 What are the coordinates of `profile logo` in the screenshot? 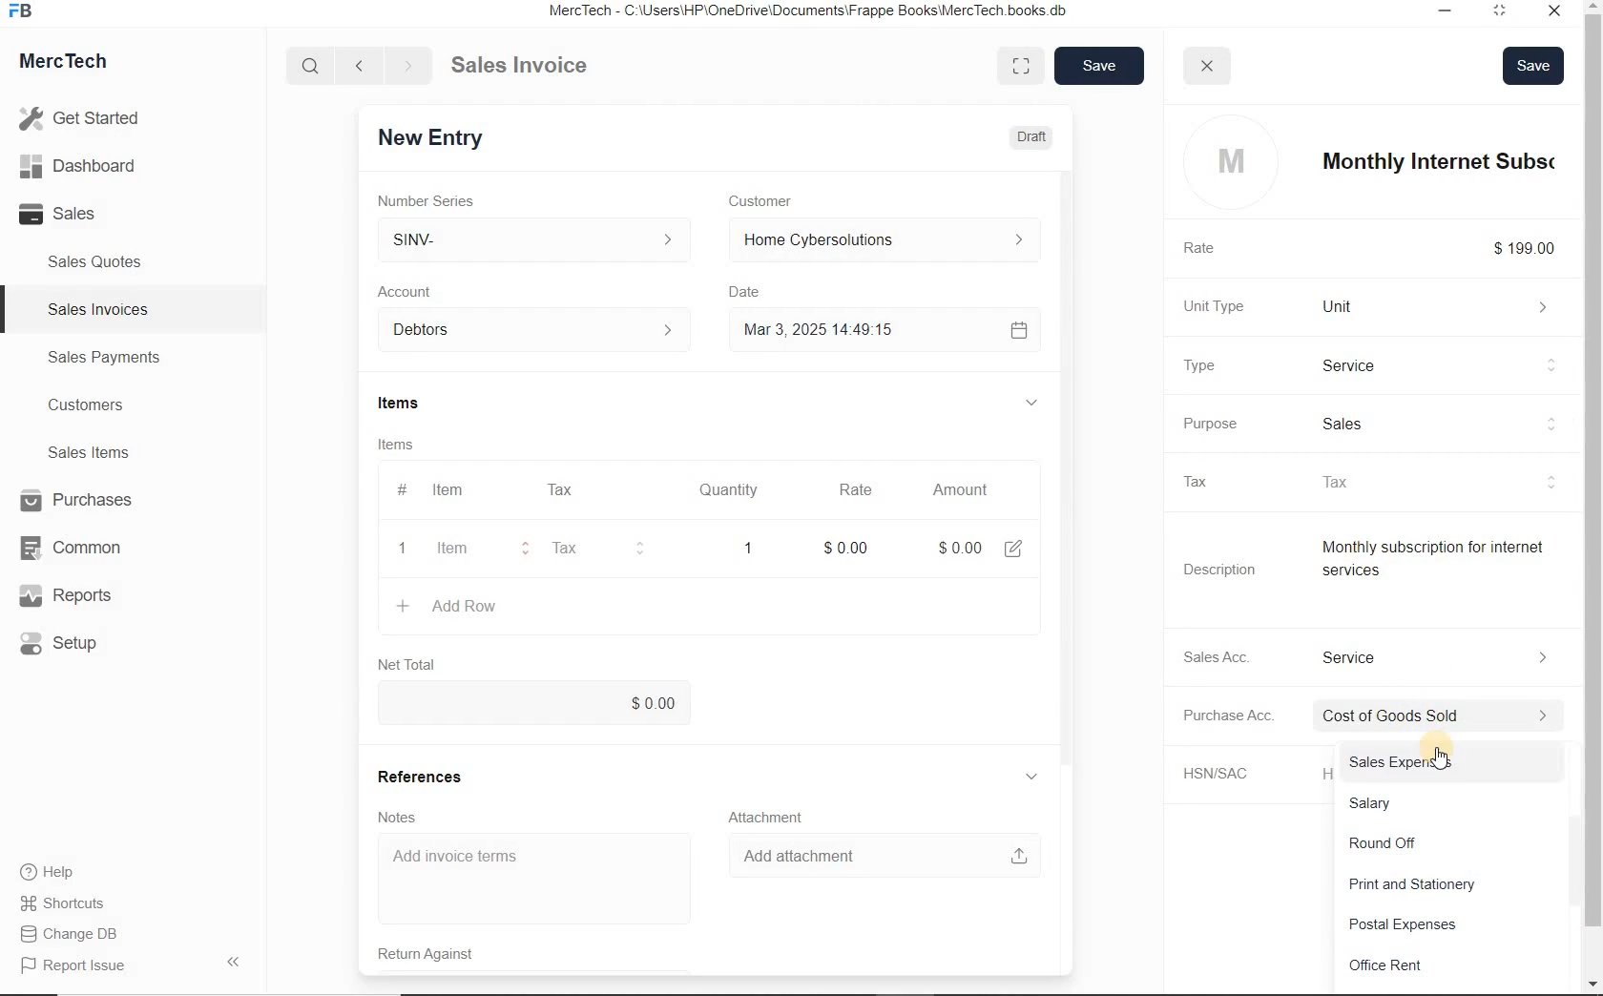 It's located at (1227, 161).